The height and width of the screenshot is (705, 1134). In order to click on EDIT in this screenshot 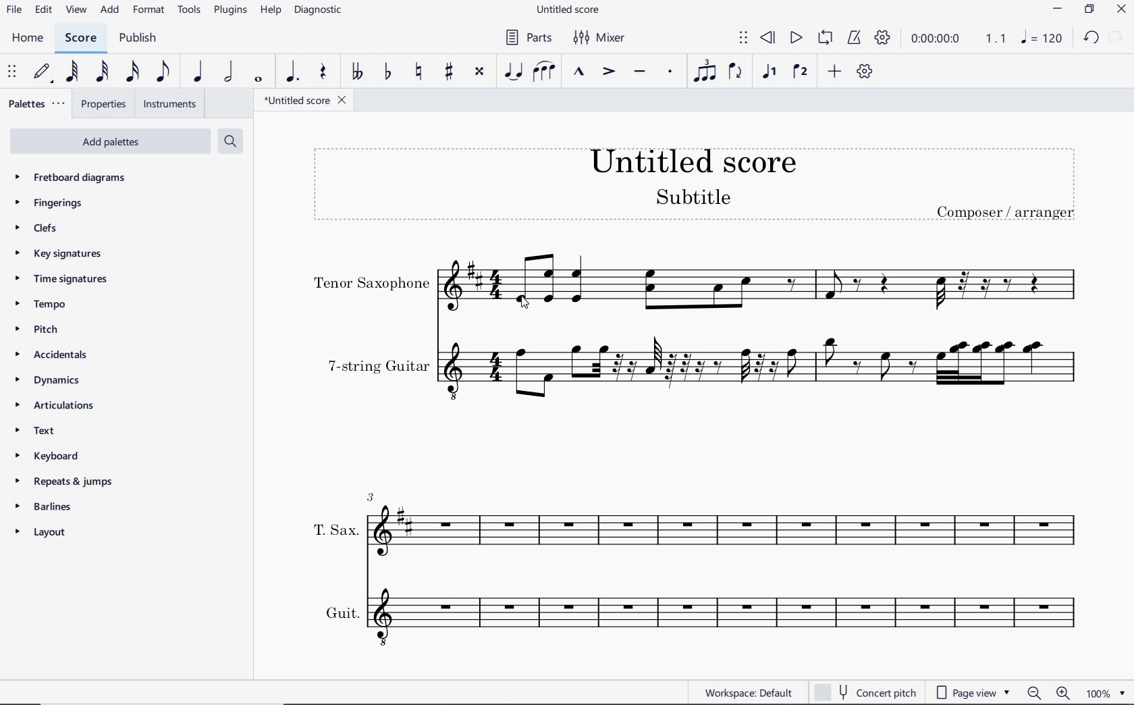, I will do `click(43, 11)`.